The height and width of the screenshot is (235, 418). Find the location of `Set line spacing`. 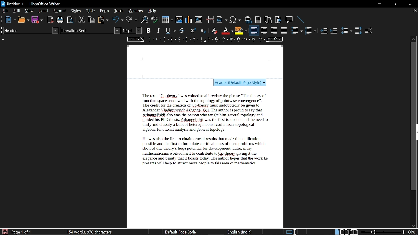

Set line spacing is located at coordinates (346, 31).